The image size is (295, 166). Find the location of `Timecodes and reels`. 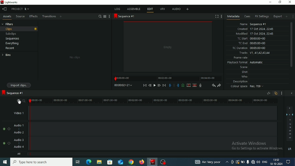

Timecodes and reels is located at coordinates (123, 85).